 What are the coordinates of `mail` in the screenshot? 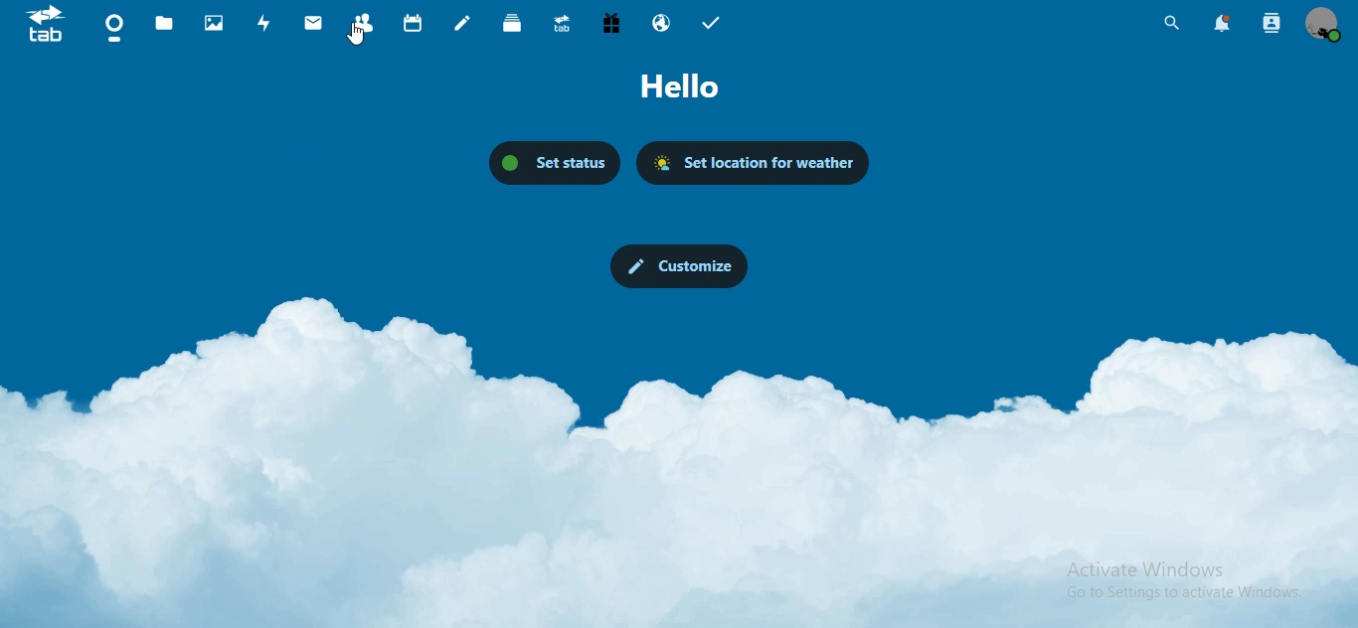 It's located at (315, 23).